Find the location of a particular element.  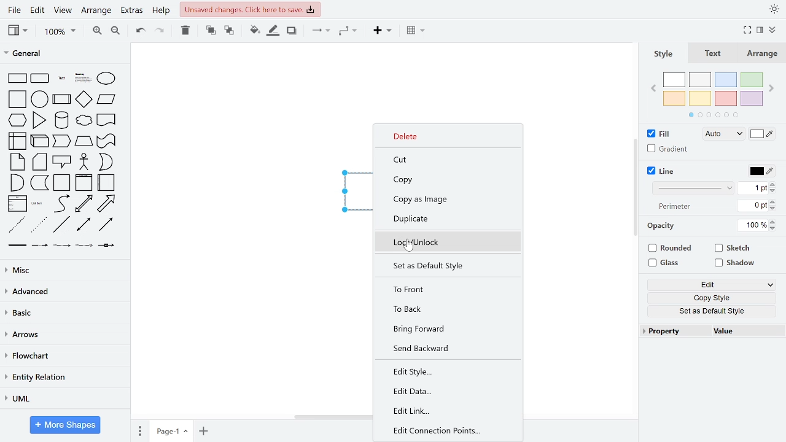

green is located at coordinates (753, 80).